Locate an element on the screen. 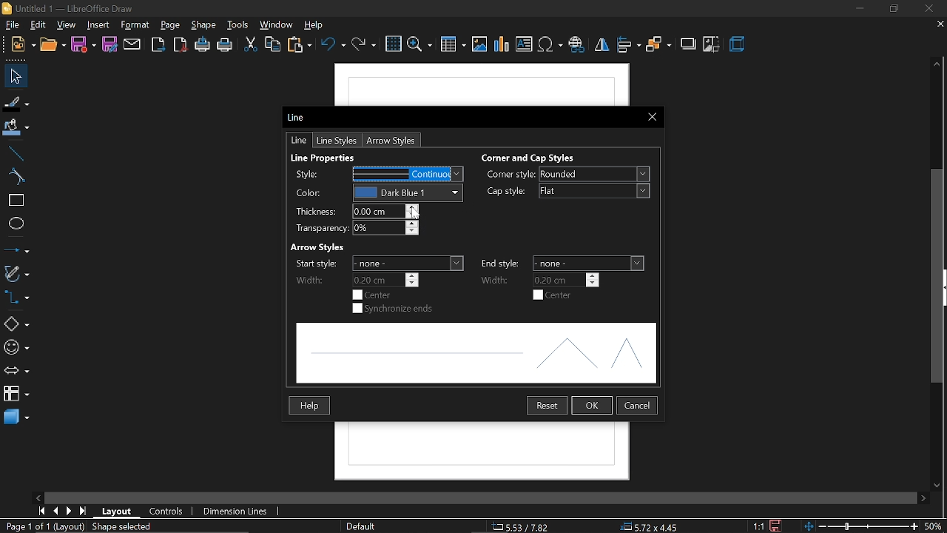  3d effect is located at coordinates (738, 45).